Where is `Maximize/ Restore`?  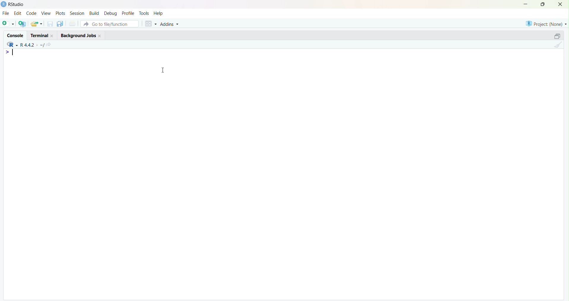
Maximize/ Restore is located at coordinates (556, 36).